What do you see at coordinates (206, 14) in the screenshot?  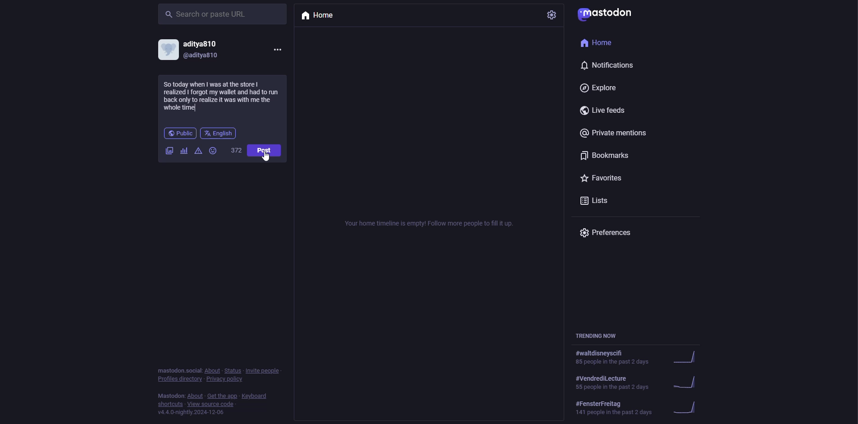 I see `search` at bounding box center [206, 14].